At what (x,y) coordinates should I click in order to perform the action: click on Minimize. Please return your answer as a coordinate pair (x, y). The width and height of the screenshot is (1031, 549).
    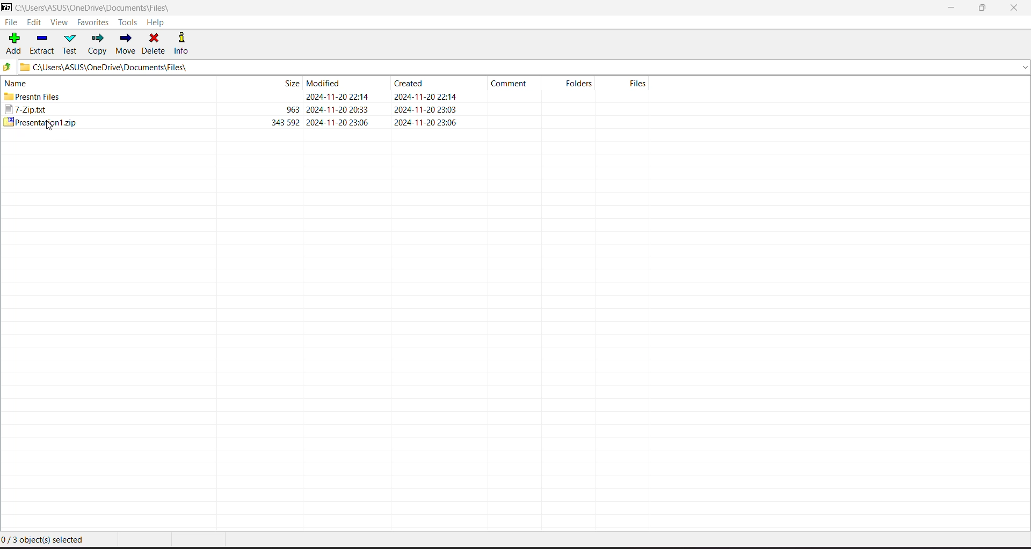
    Looking at the image, I should click on (952, 8).